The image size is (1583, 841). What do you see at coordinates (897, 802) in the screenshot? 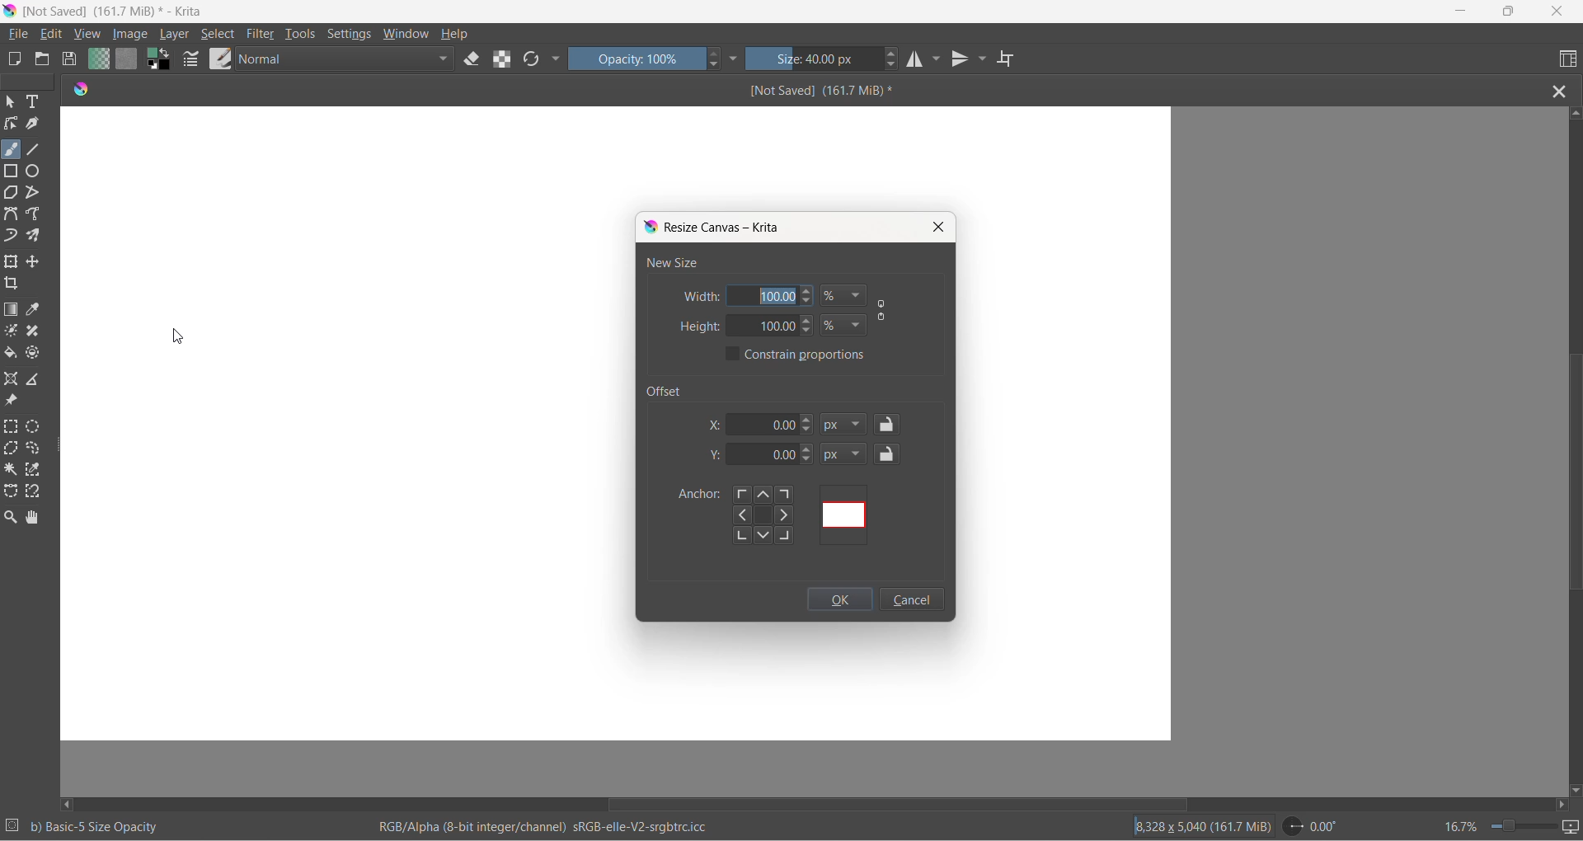
I see `horizontal scroll bar` at bounding box center [897, 802].